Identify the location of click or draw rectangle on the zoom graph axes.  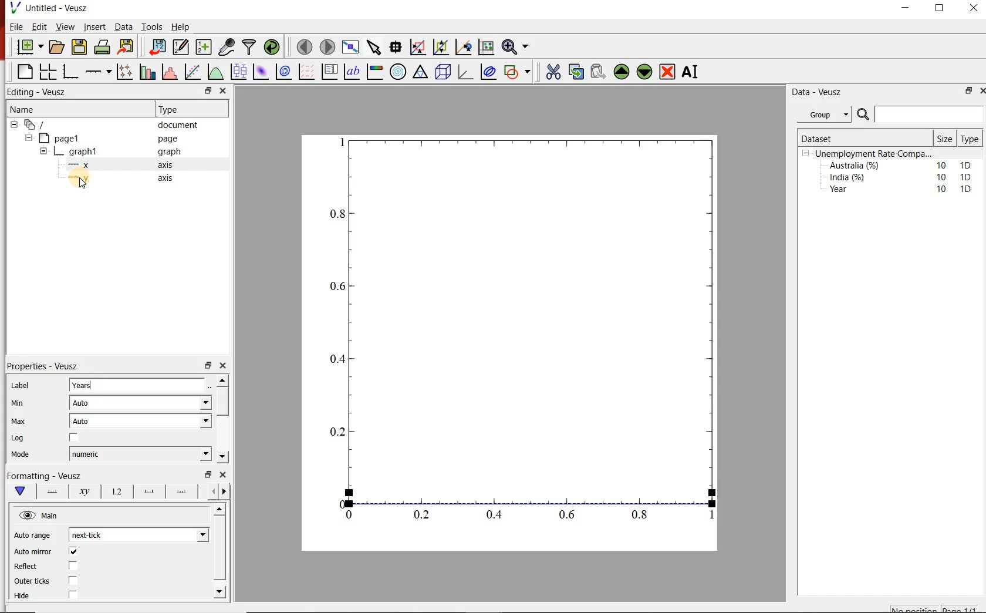
(418, 48).